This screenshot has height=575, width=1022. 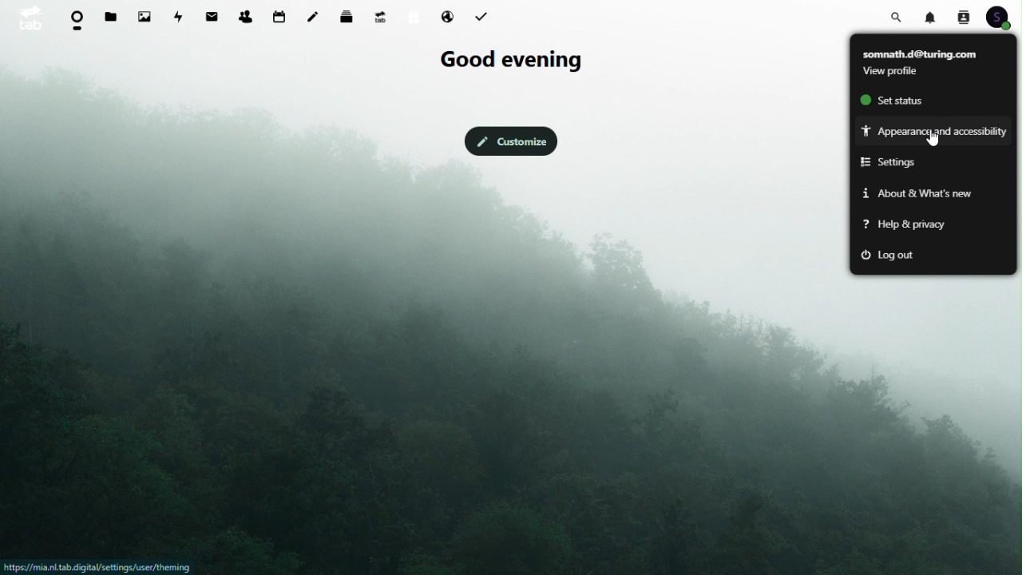 What do you see at coordinates (509, 61) in the screenshot?
I see `Good evening` at bounding box center [509, 61].